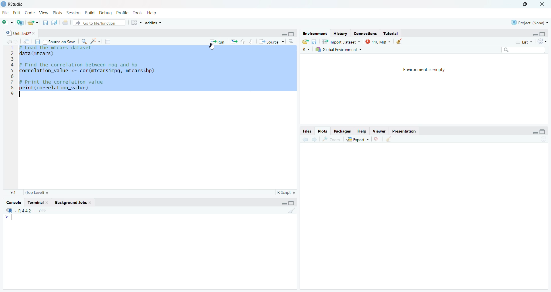 The width and height of the screenshot is (551, 292). What do you see at coordinates (283, 203) in the screenshot?
I see `Minimize` at bounding box center [283, 203].